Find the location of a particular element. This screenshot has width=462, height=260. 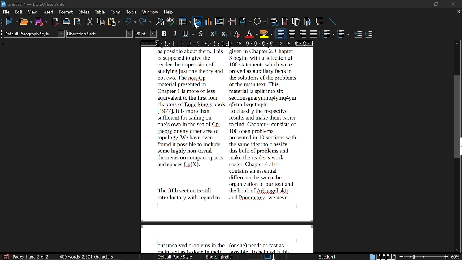

insert is located at coordinates (48, 12).